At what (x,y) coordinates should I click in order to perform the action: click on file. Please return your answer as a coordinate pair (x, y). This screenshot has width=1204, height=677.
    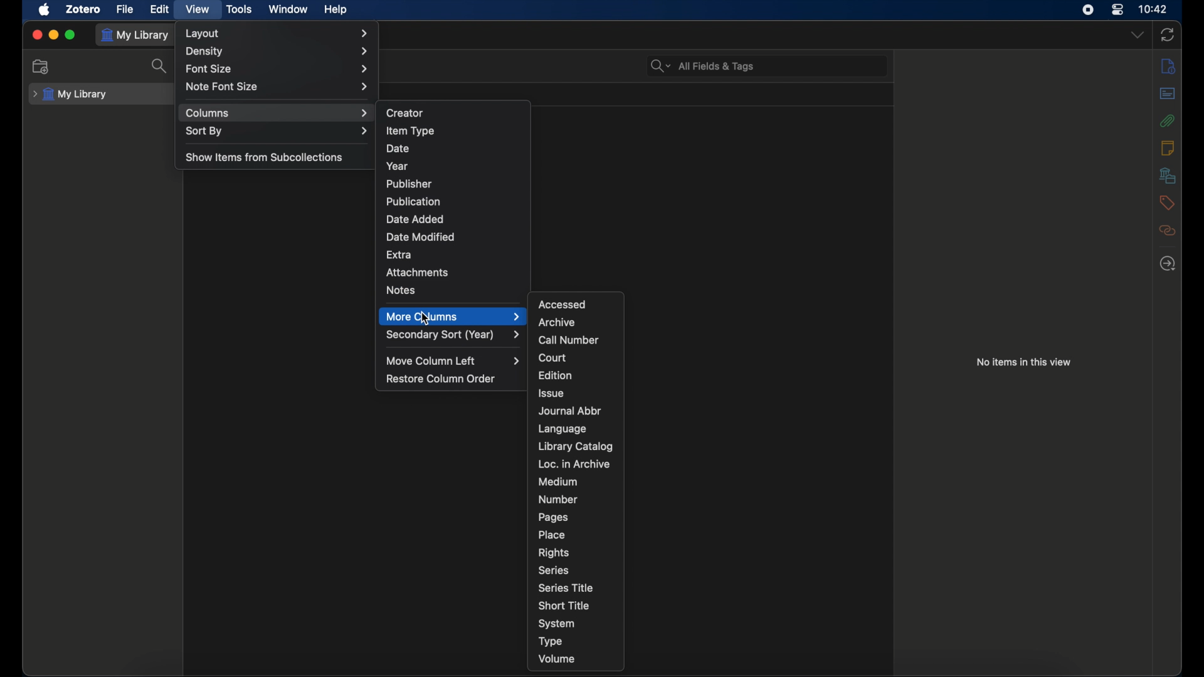
    Looking at the image, I should click on (125, 9).